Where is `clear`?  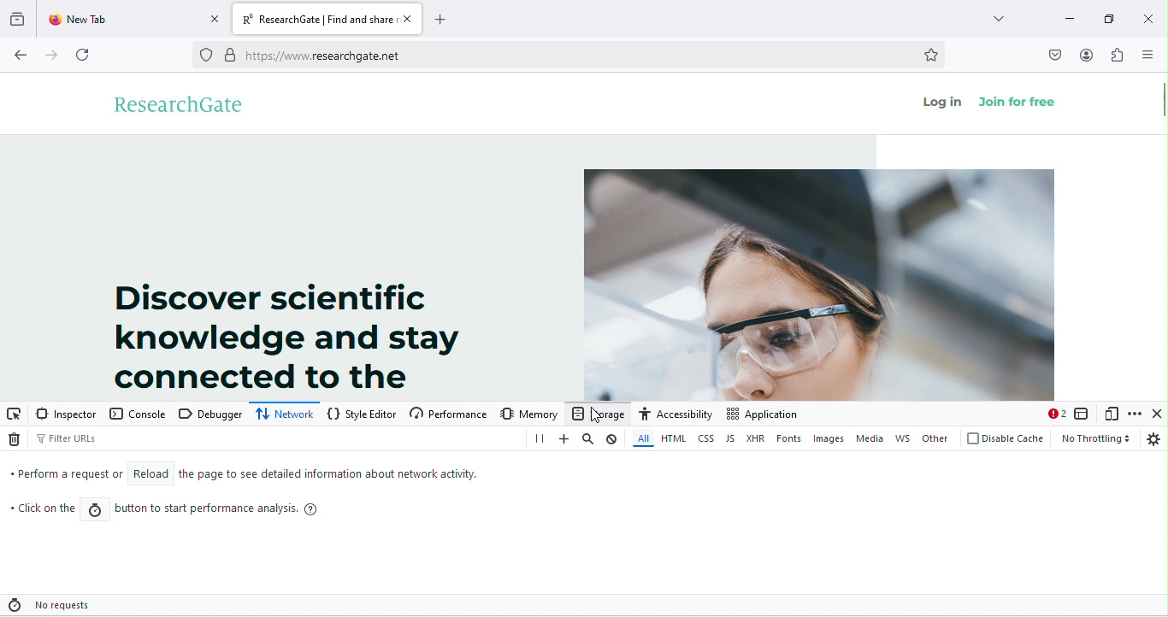 clear is located at coordinates (614, 438).